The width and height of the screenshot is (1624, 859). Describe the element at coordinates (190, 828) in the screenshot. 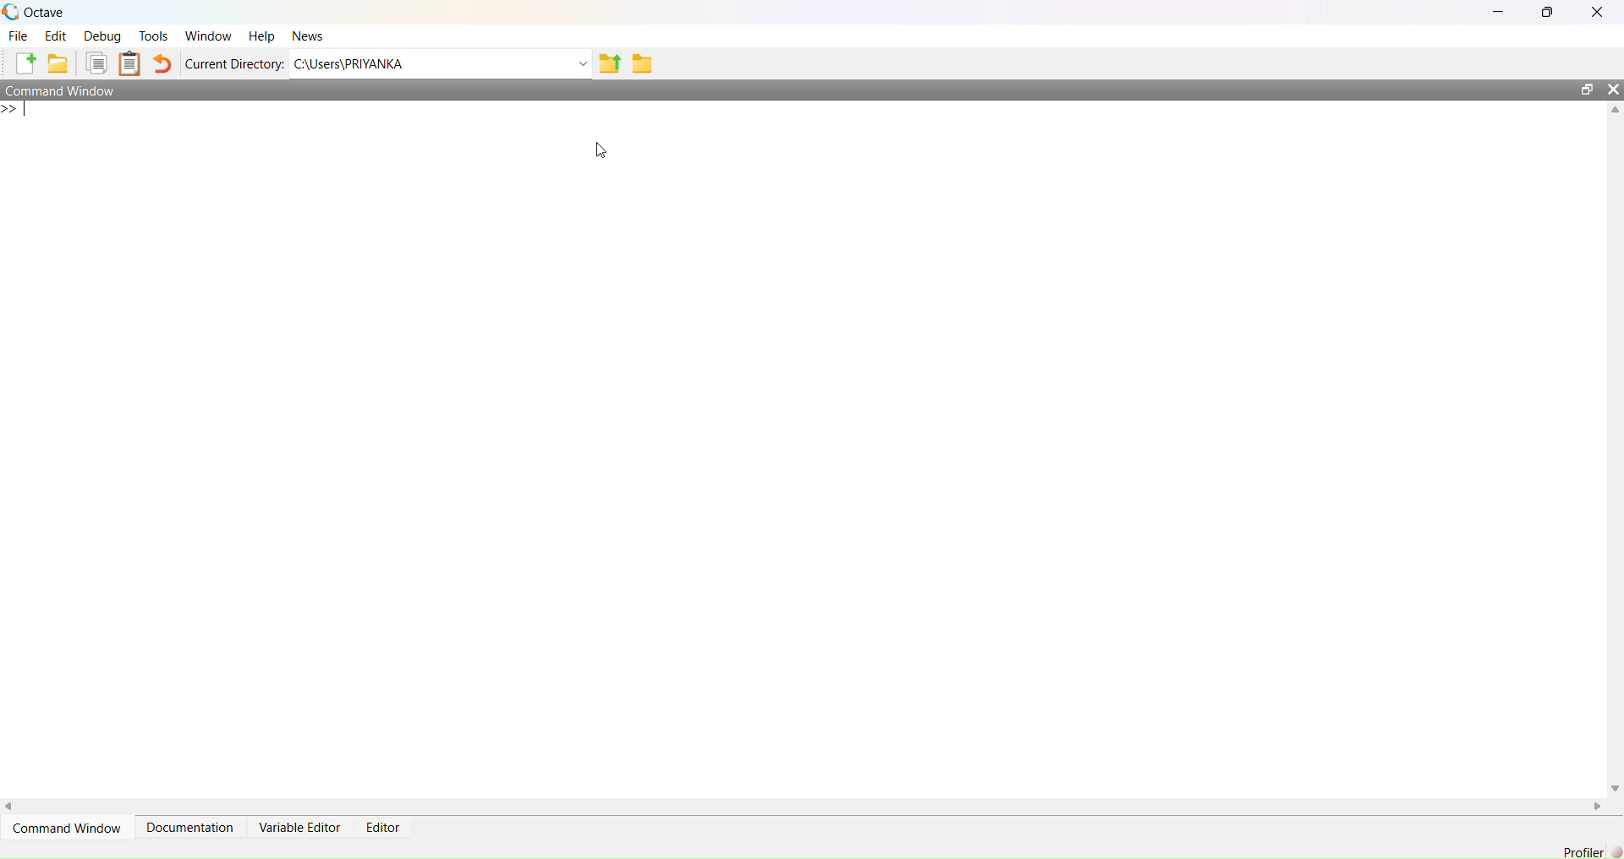

I see `Documentation` at that location.